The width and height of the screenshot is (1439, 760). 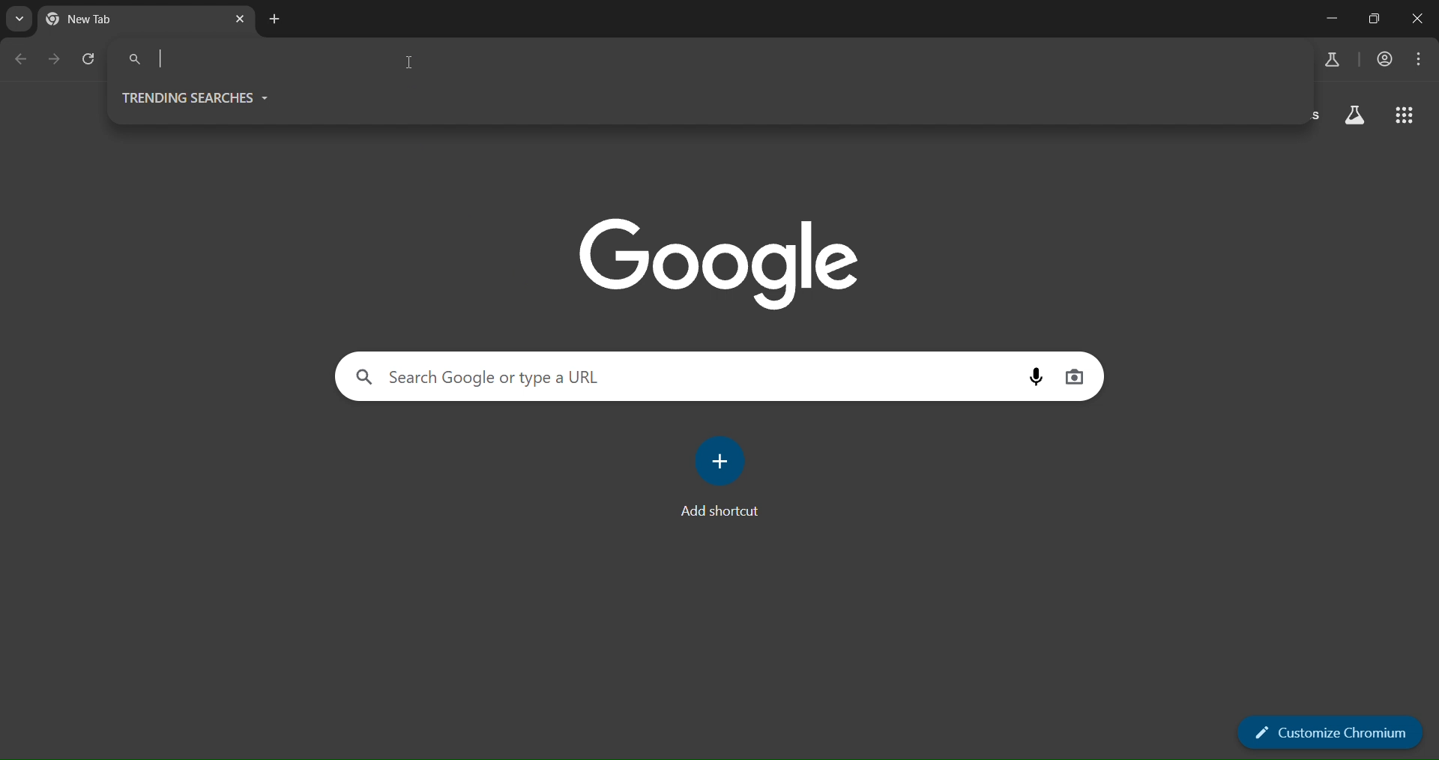 What do you see at coordinates (239, 21) in the screenshot?
I see `close tab` at bounding box center [239, 21].